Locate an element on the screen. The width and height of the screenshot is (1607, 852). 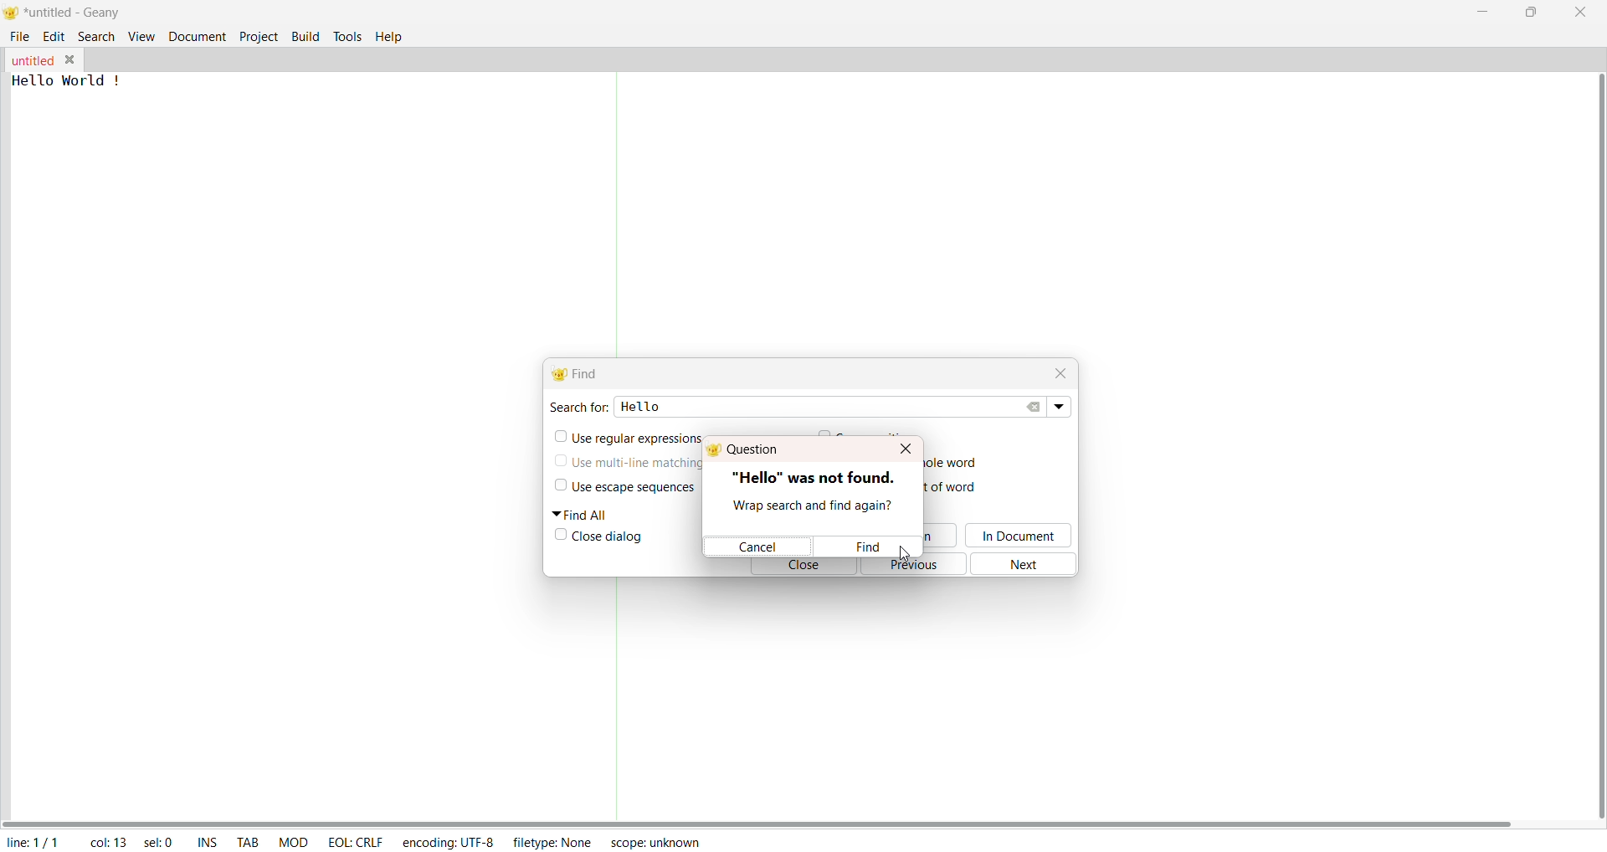
EOL: CRLF is located at coordinates (357, 840).